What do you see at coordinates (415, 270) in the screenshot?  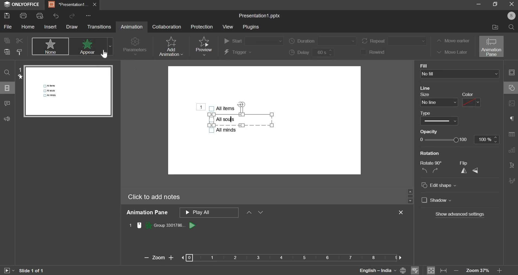 I see `spelling` at bounding box center [415, 270].